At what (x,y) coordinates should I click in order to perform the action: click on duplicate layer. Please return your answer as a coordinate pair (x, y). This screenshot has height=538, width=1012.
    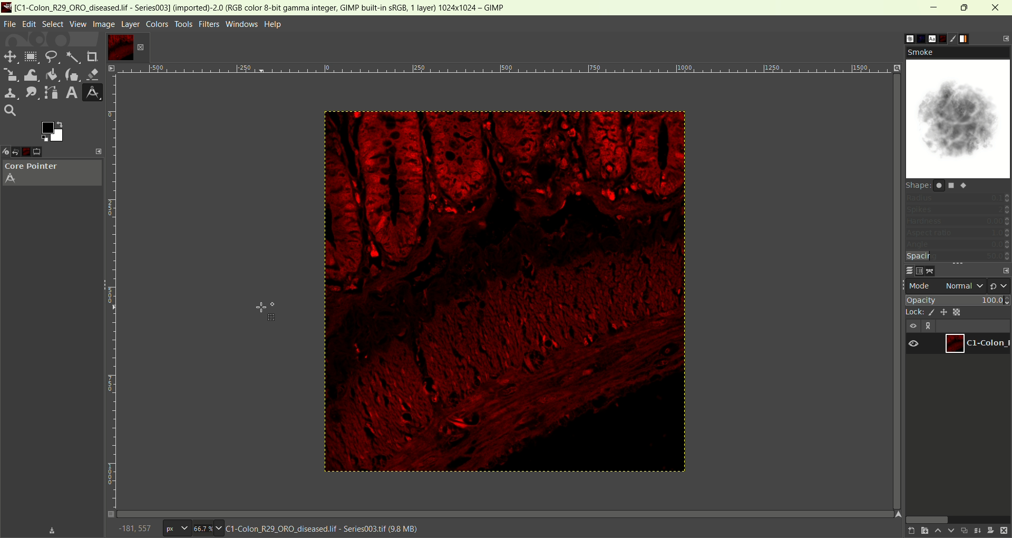
    Looking at the image, I should click on (964, 530).